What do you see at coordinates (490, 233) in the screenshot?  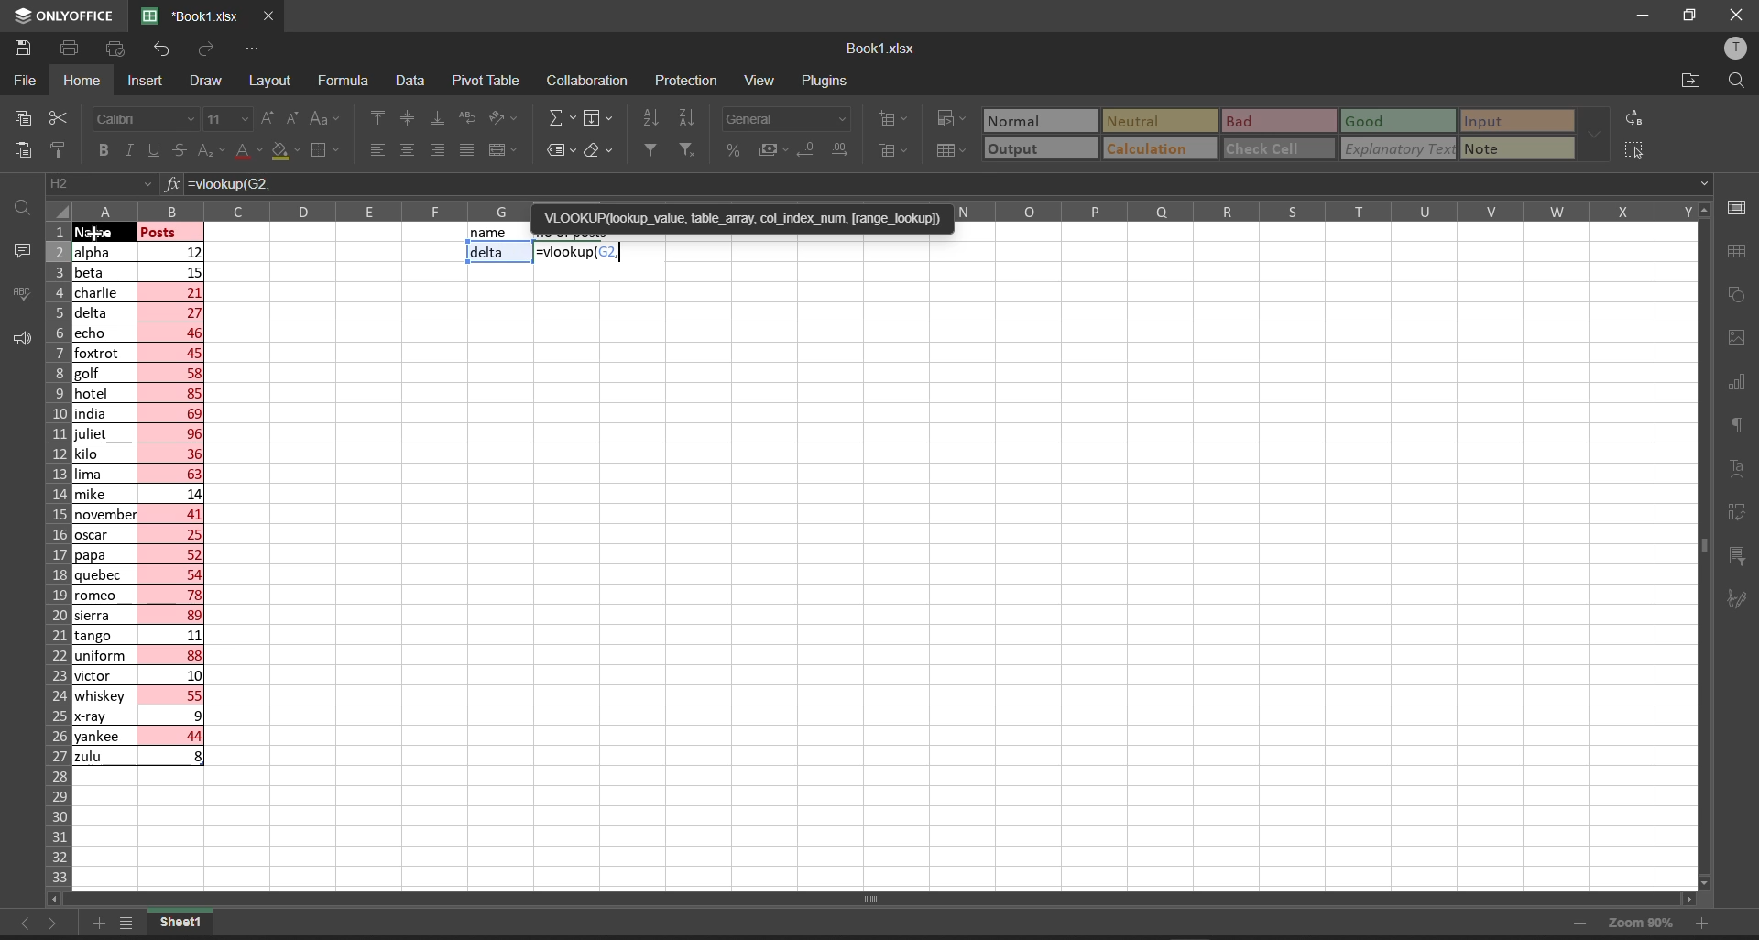 I see `name` at bounding box center [490, 233].